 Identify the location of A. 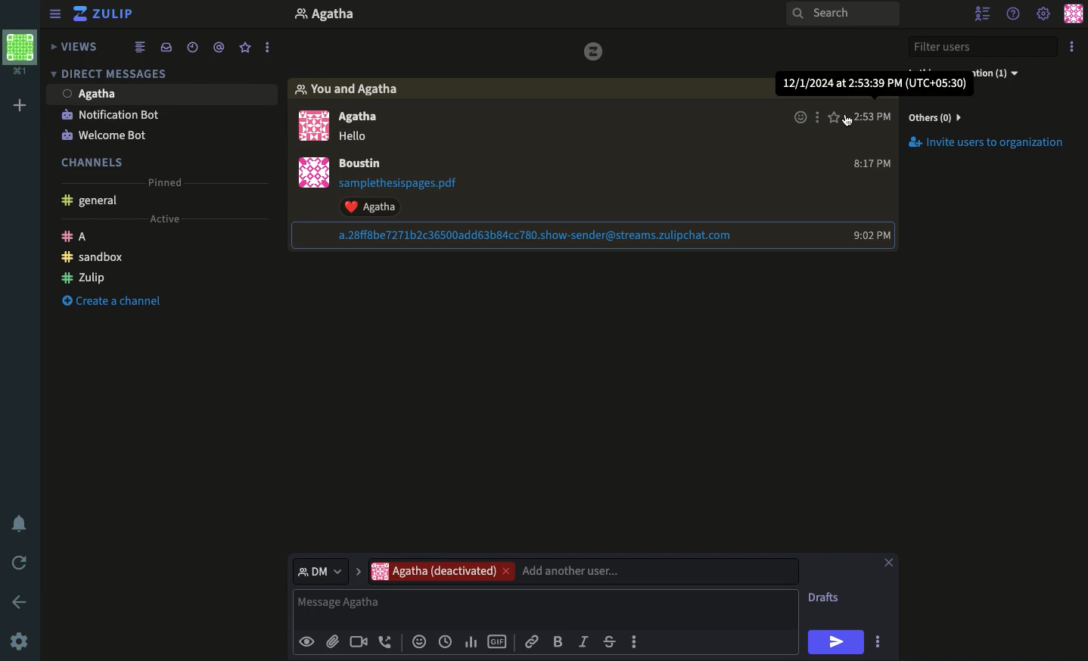
(79, 237).